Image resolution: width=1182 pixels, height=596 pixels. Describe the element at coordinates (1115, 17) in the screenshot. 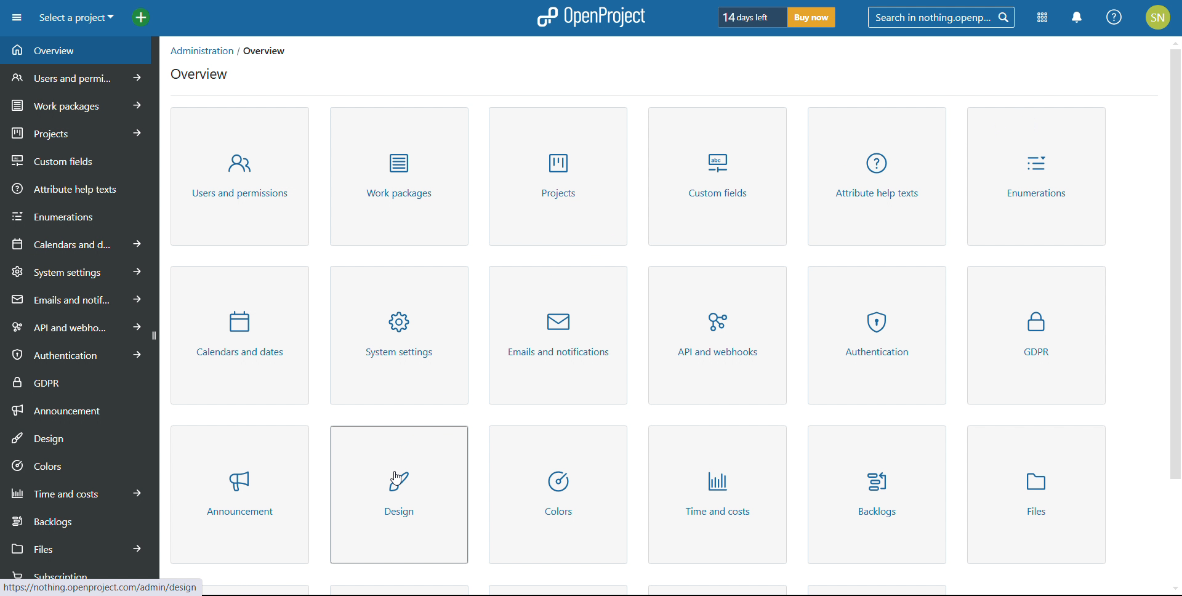

I see `help` at that location.